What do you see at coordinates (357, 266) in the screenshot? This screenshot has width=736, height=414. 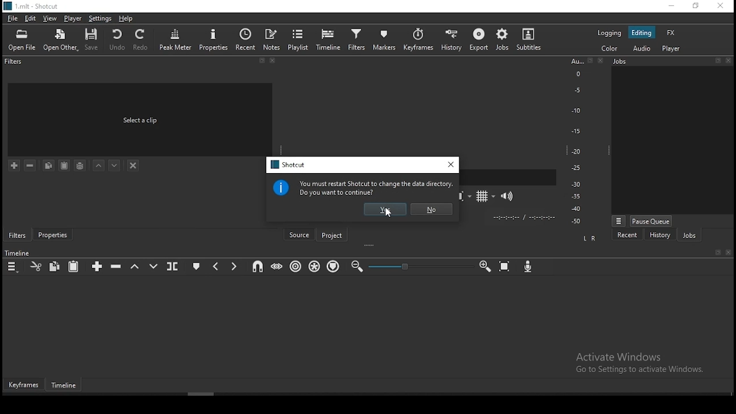 I see `zoom timeline out` at bounding box center [357, 266].